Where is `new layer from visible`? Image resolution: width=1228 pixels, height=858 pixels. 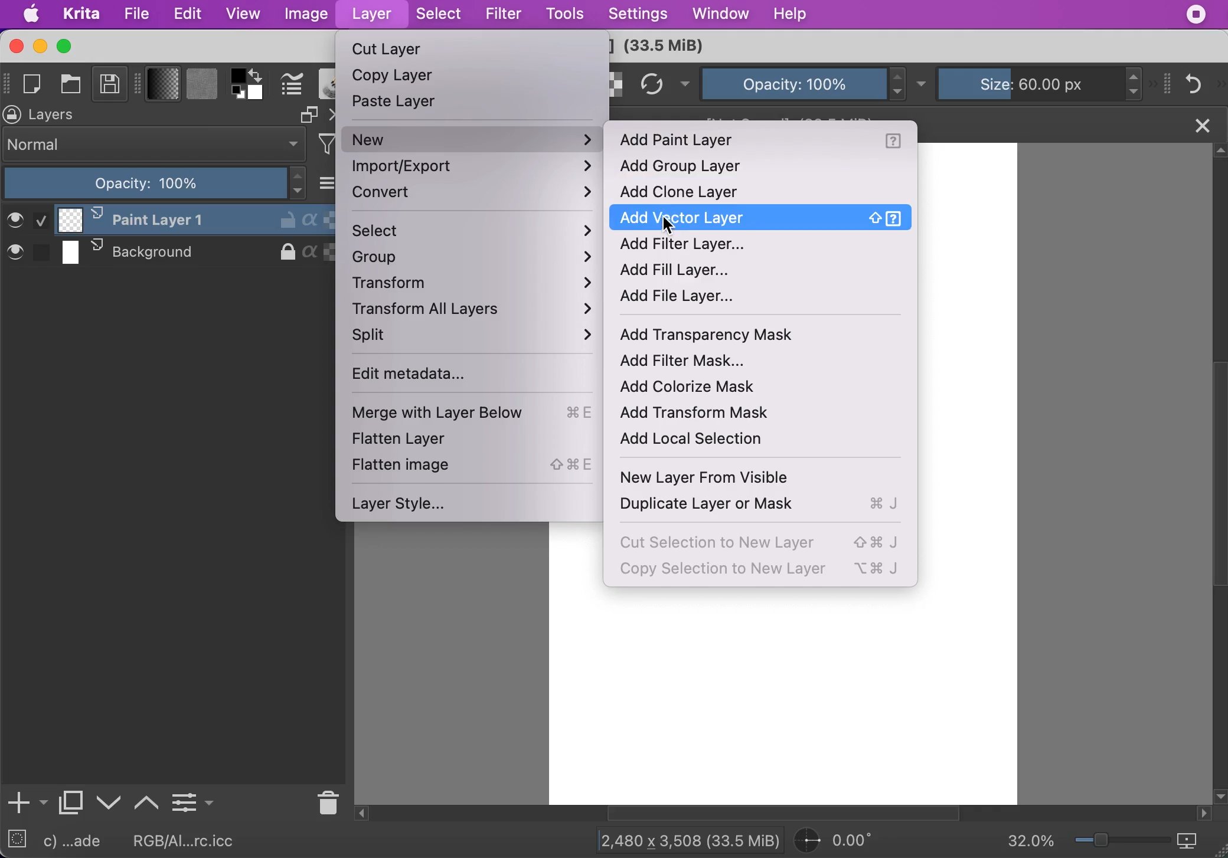
new layer from visible is located at coordinates (714, 480).